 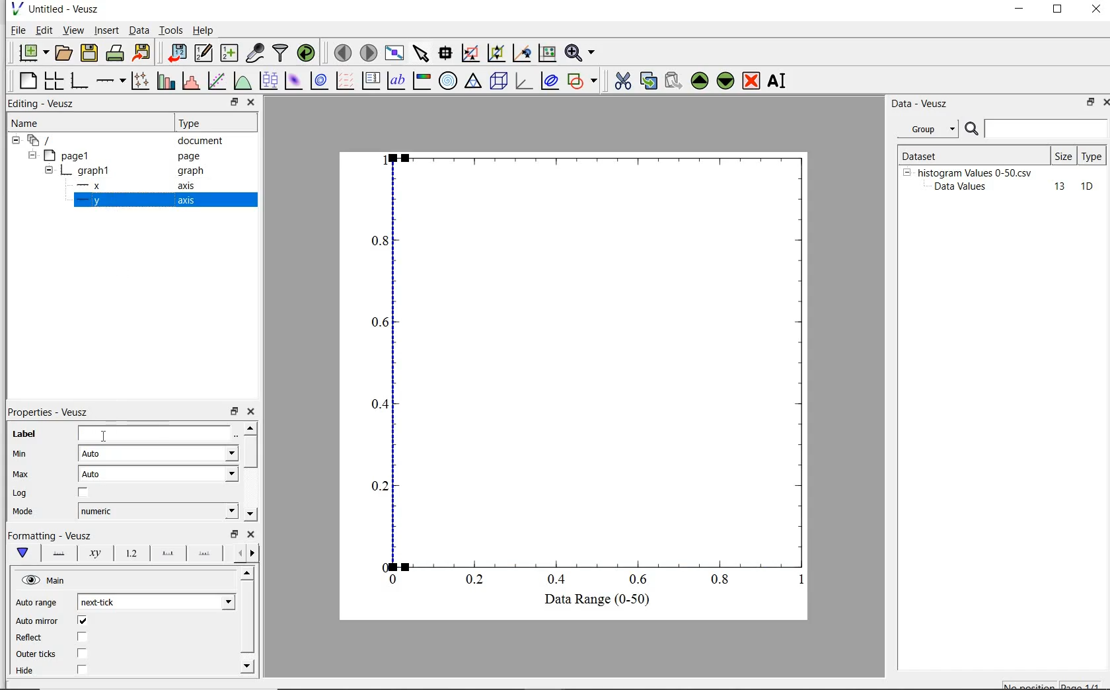 I want to click on checkbox, so click(x=82, y=670).